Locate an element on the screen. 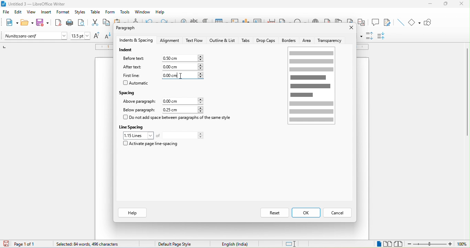 The height and width of the screenshot is (248, 470). font size is located at coordinates (81, 36).